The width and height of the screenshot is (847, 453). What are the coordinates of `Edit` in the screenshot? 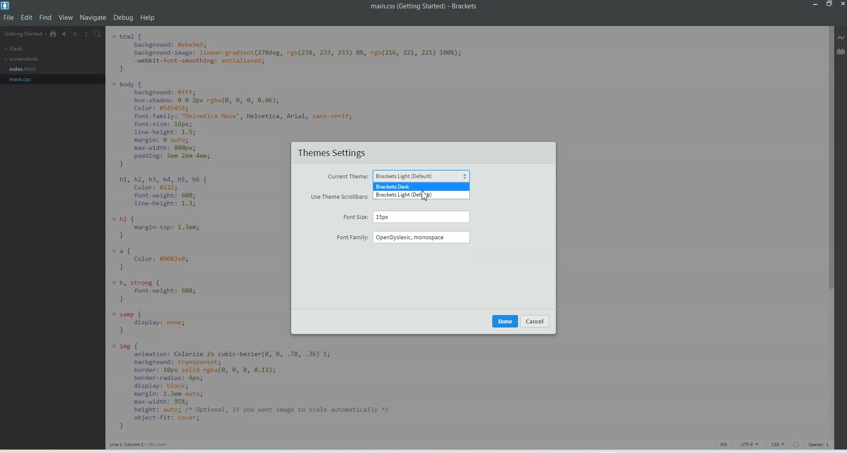 It's located at (27, 17).